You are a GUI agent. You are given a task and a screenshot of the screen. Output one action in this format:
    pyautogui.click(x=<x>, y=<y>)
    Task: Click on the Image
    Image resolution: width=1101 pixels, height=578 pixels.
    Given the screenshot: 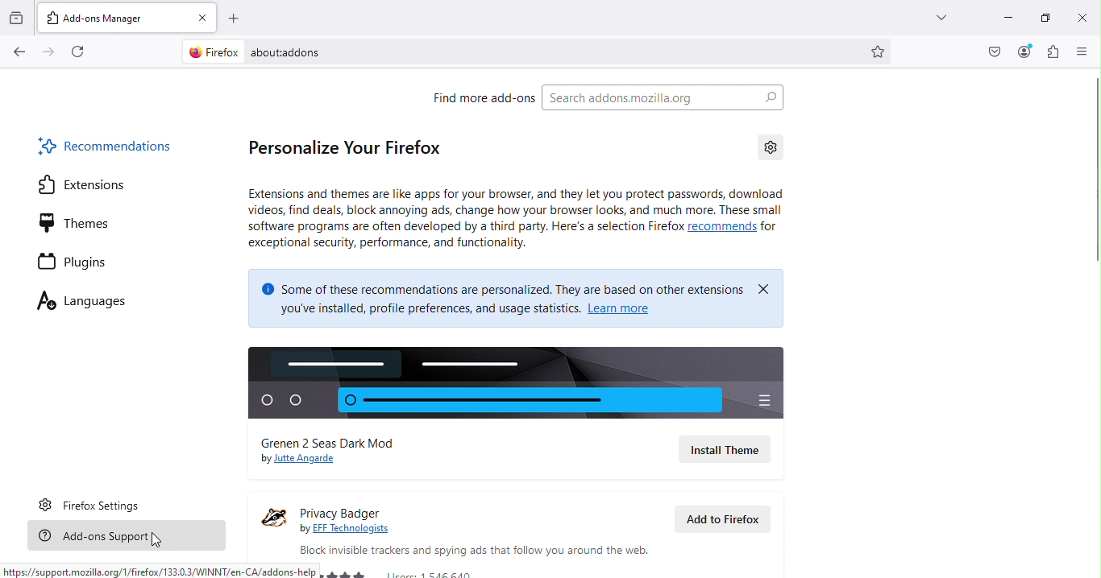 What is the action you would take?
    pyautogui.click(x=515, y=383)
    